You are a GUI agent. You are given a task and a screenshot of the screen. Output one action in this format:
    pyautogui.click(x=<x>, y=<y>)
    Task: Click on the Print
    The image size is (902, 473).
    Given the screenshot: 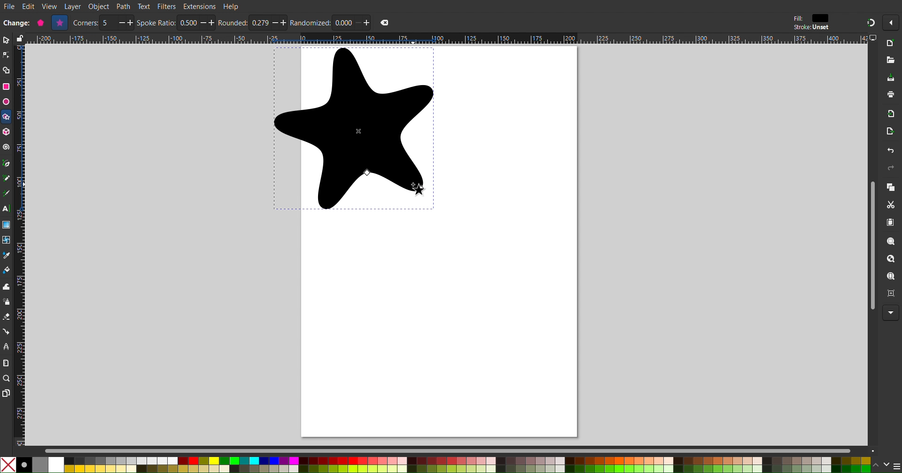 What is the action you would take?
    pyautogui.click(x=891, y=95)
    